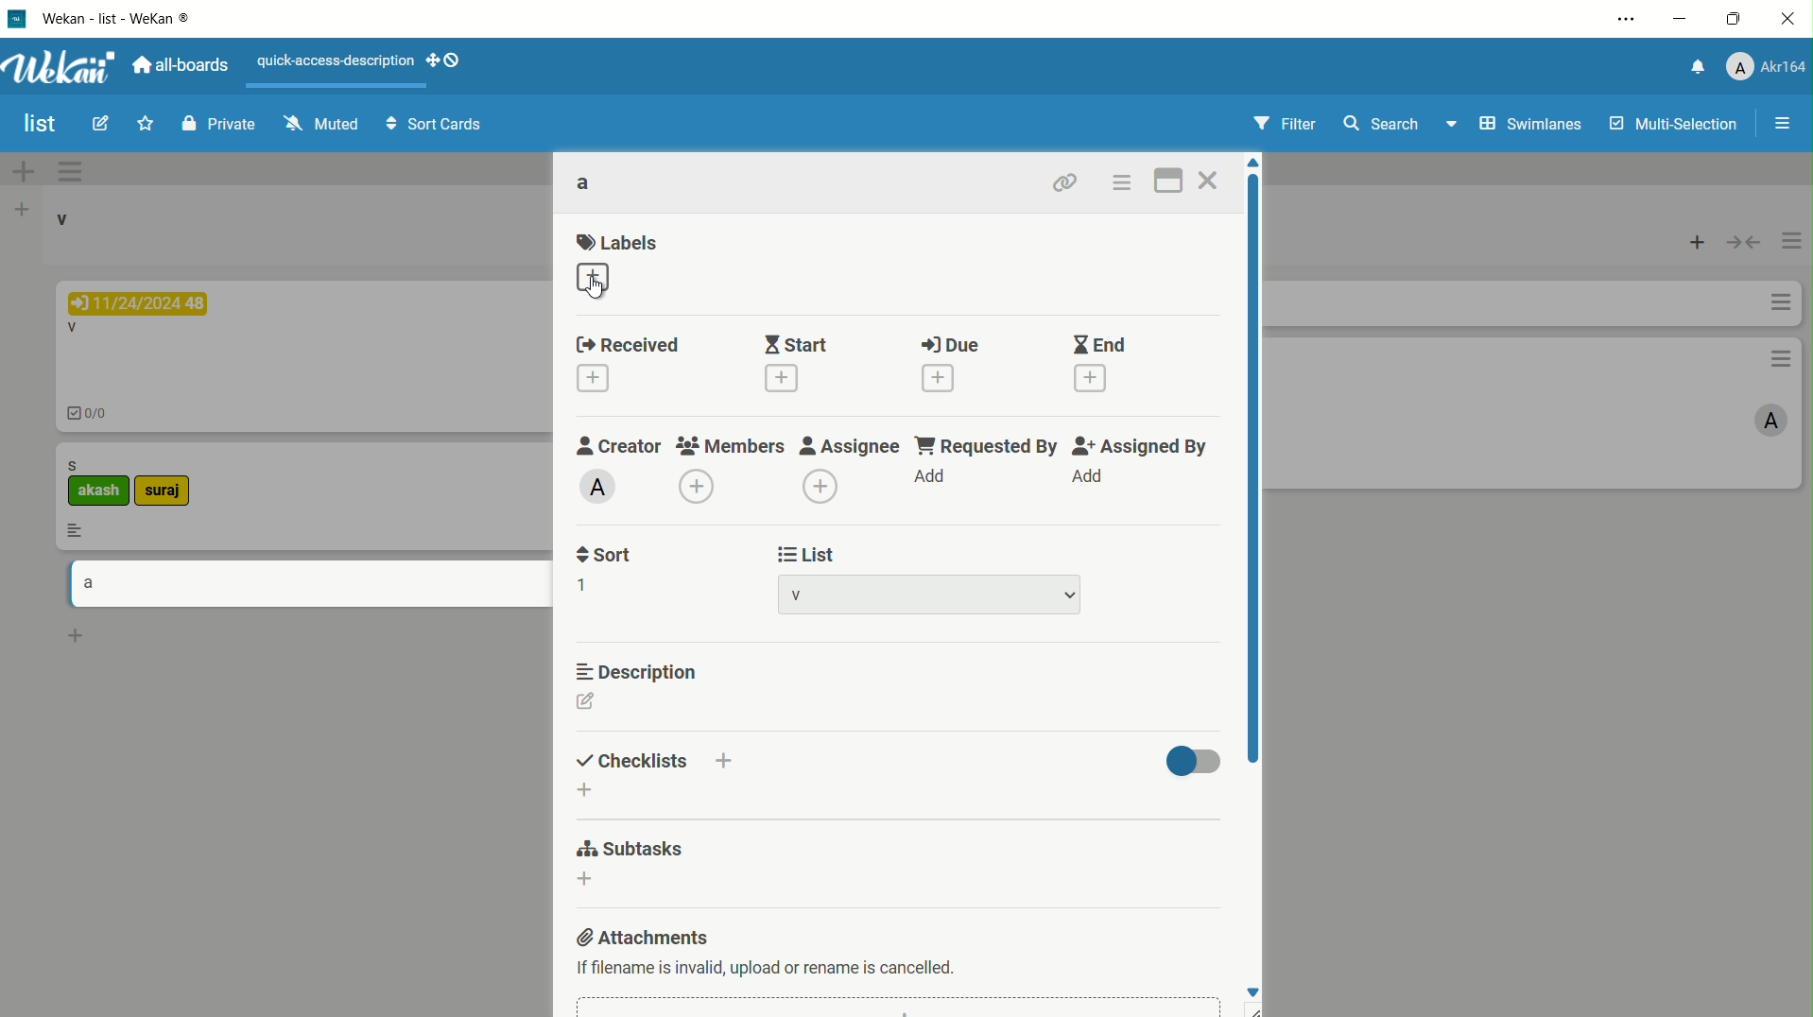 The image size is (1813, 1017). What do you see at coordinates (19, 18) in the screenshot?
I see `app icon` at bounding box center [19, 18].